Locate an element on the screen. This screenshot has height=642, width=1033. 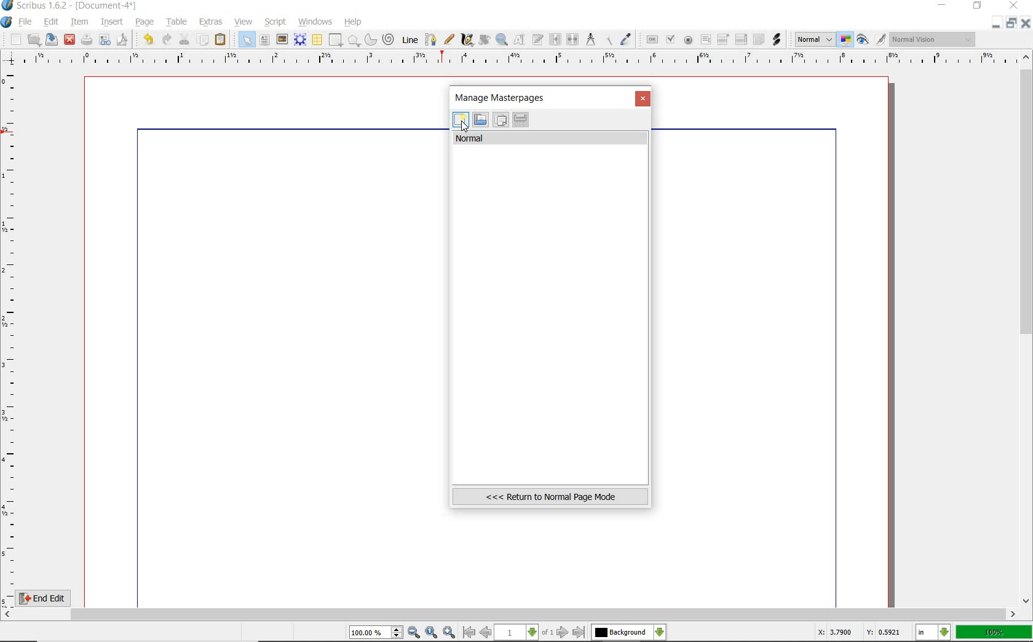
Background is located at coordinates (629, 633).